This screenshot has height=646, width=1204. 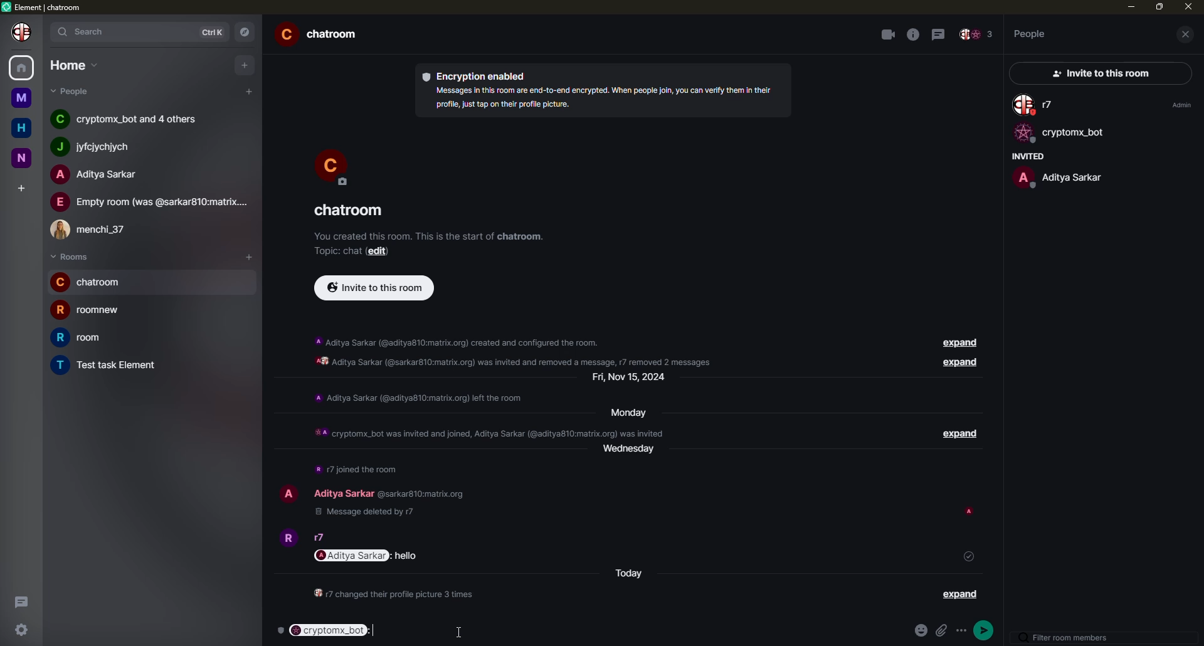 I want to click on message, so click(x=407, y=556).